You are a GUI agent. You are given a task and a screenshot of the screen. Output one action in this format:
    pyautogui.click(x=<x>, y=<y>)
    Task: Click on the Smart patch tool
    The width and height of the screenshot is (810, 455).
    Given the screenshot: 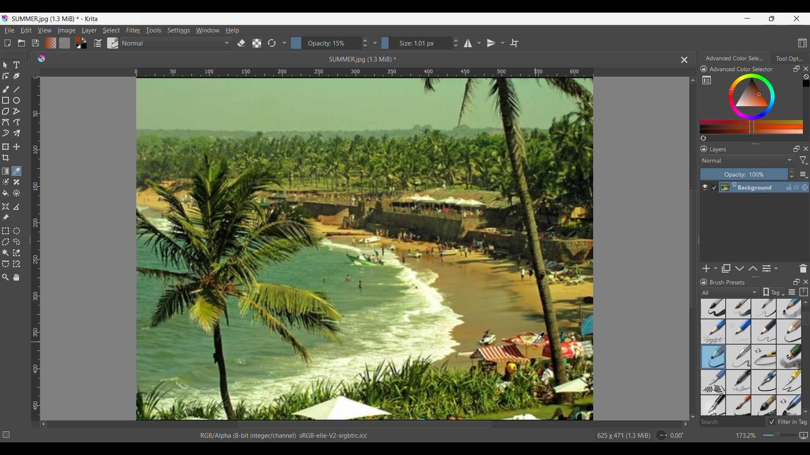 What is the action you would take?
    pyautogui.click(x=16, y=182)
    